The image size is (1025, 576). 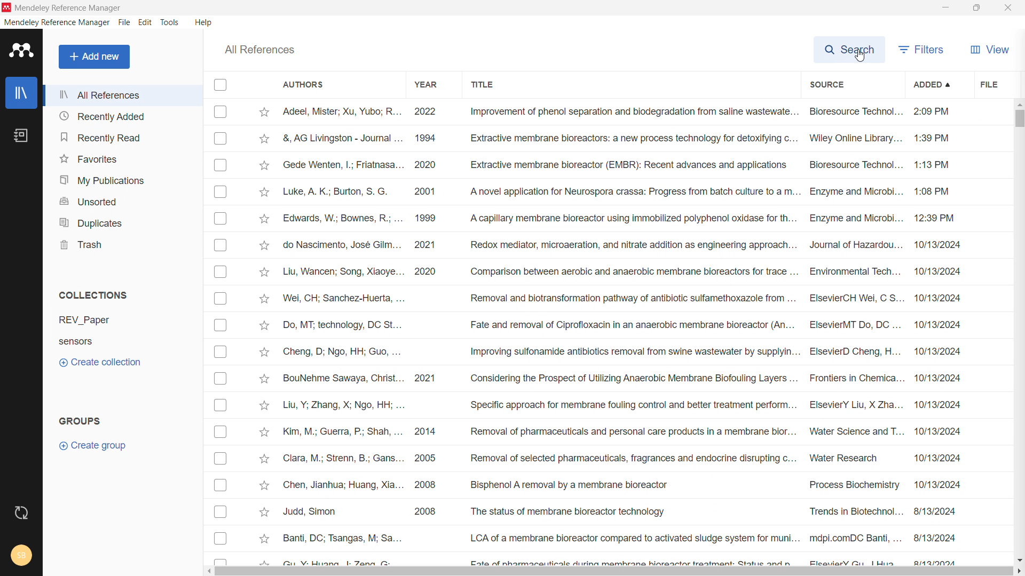 What do you see at coordinates (261, 49) in the screenshot?
I see `all references` at bounding box center [261, 49].